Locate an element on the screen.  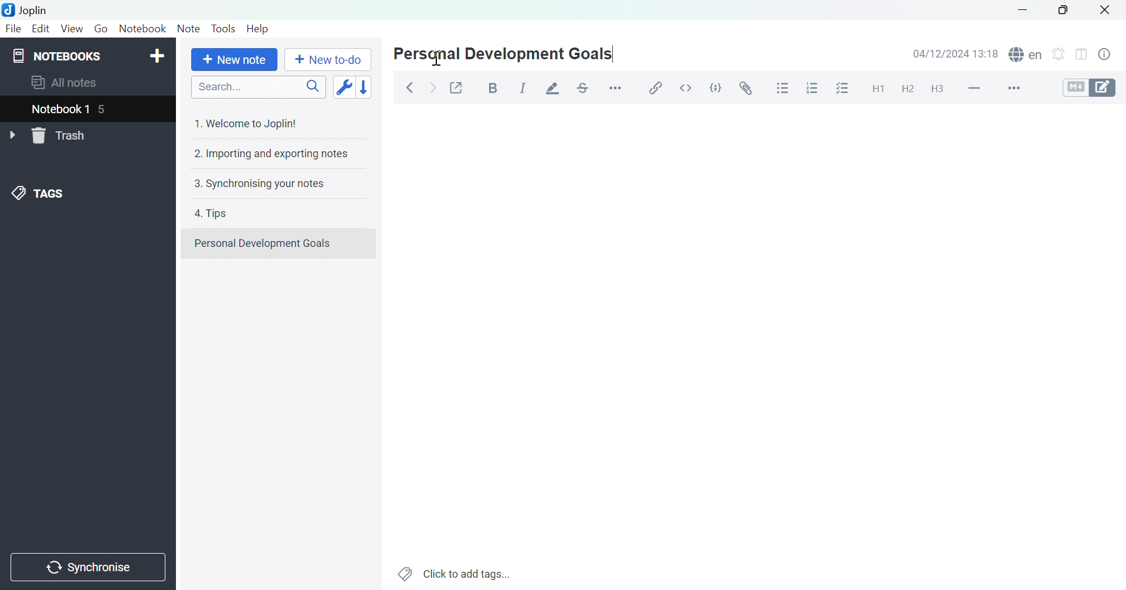
Toggle editor layout is located at coordinates (1081, 56).